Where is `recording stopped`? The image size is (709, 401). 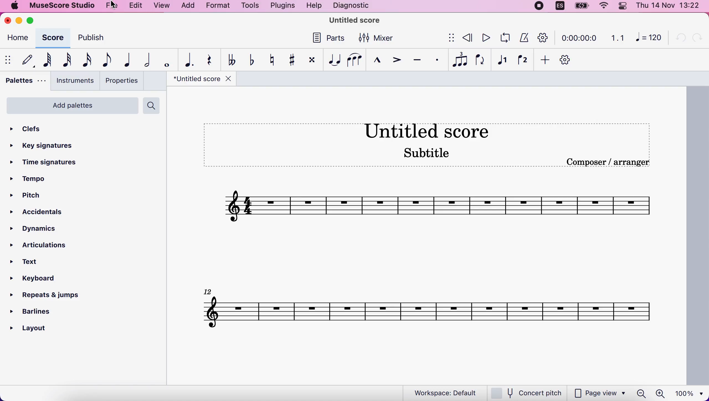
recording stopped is located at coordinates (537, 7).